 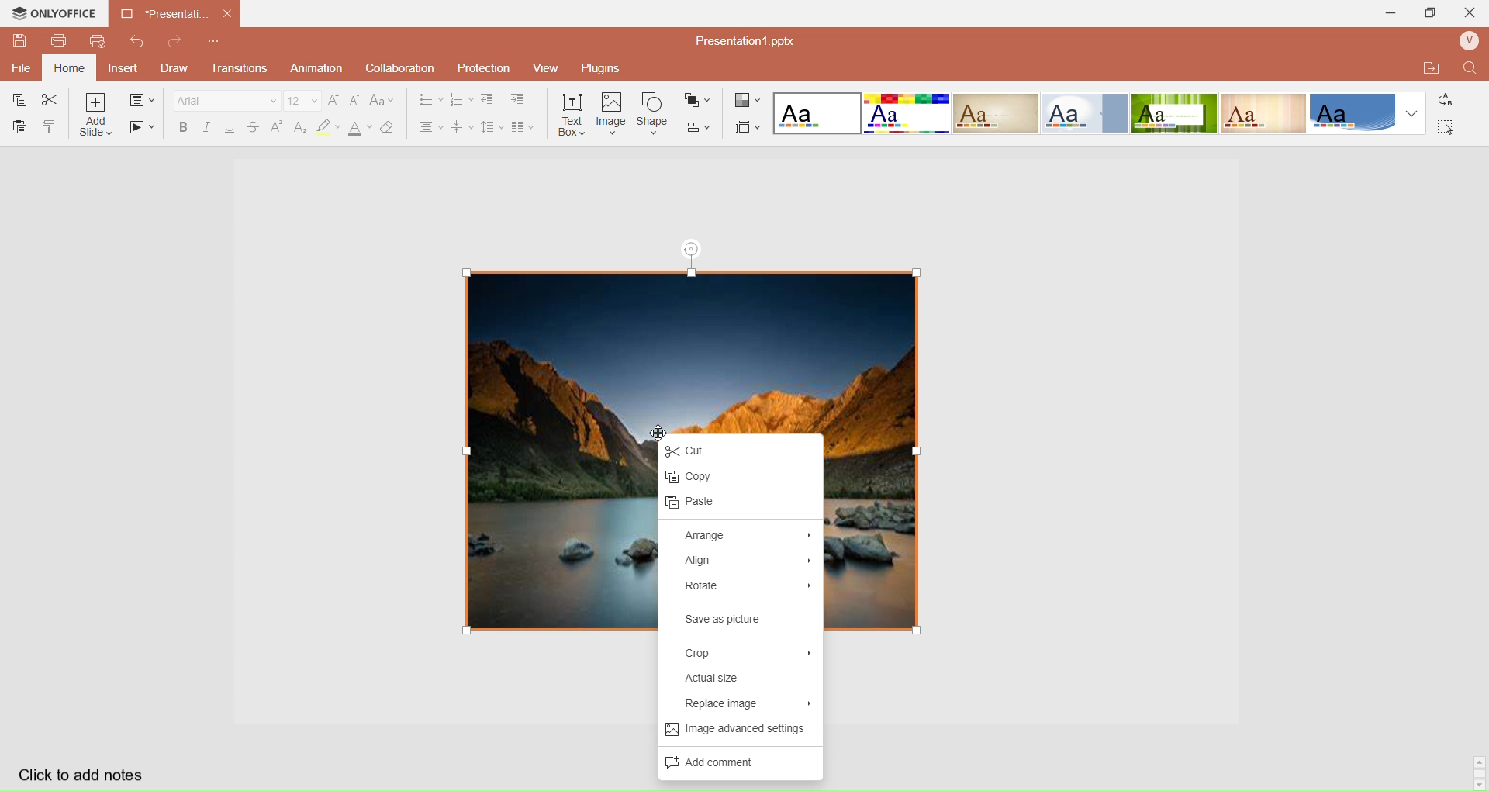 I want to click on Bullet Align, so click(x=430, y=100).